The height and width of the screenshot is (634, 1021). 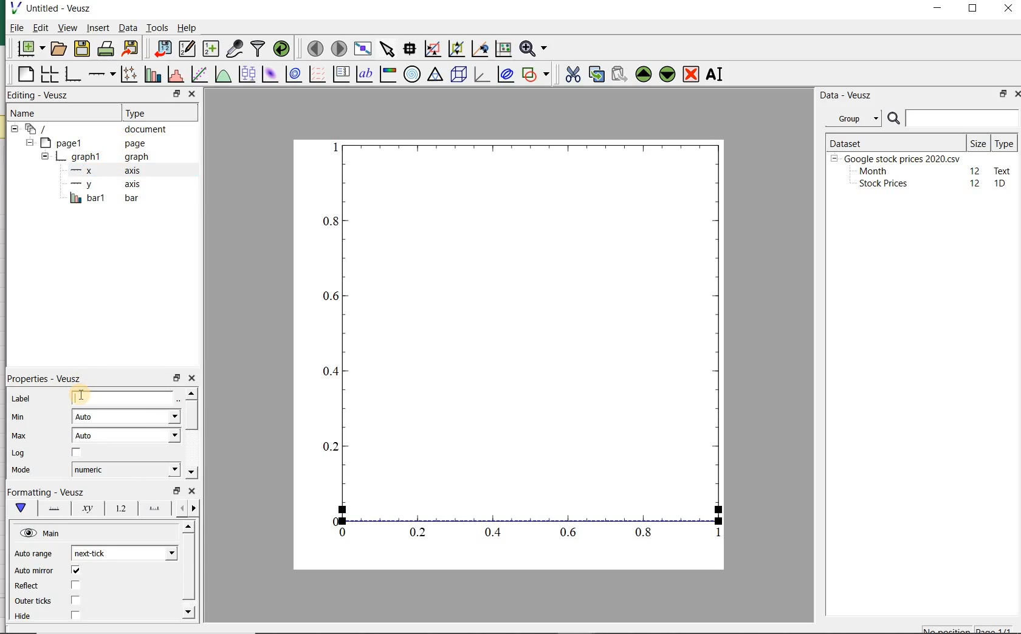 What do you see at coordinates (872, 171) in the screenshot?
I see `Month` at bounding box center [872, 171].